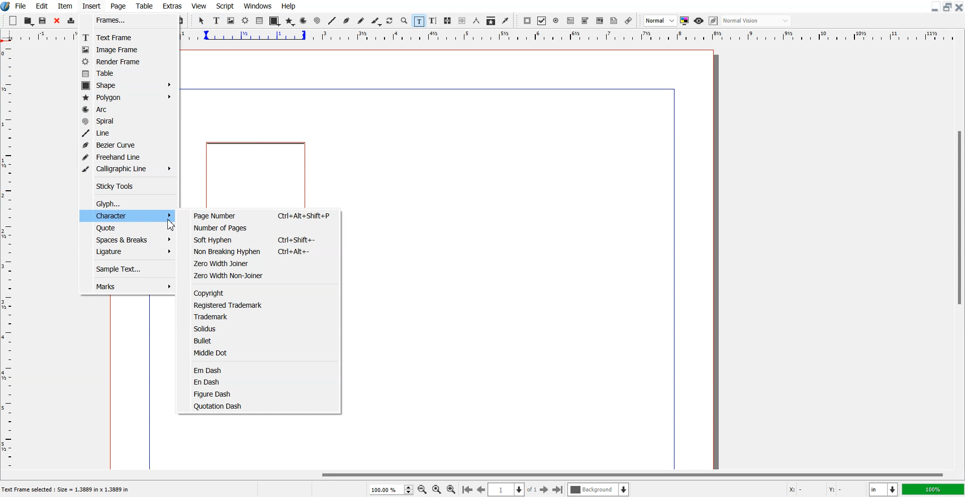  I want to click on Middle Dot, so click(264, 352).